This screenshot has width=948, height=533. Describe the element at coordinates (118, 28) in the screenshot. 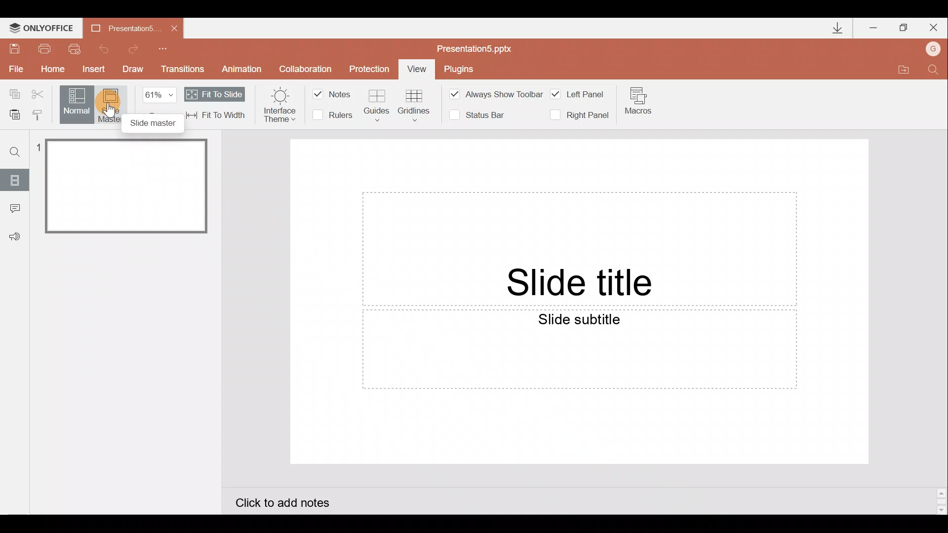

I see `Document name` at that location.